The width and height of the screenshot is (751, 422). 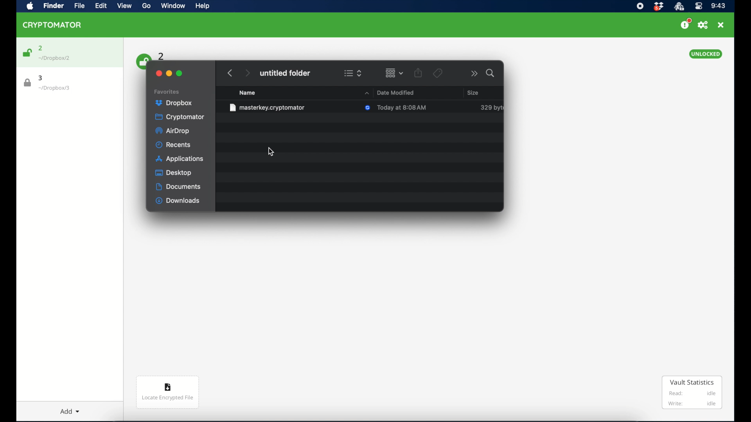 What do you see at coordinates (270, 152) in the screenshot?
I see `cursor` at bounding box center [270, 152].